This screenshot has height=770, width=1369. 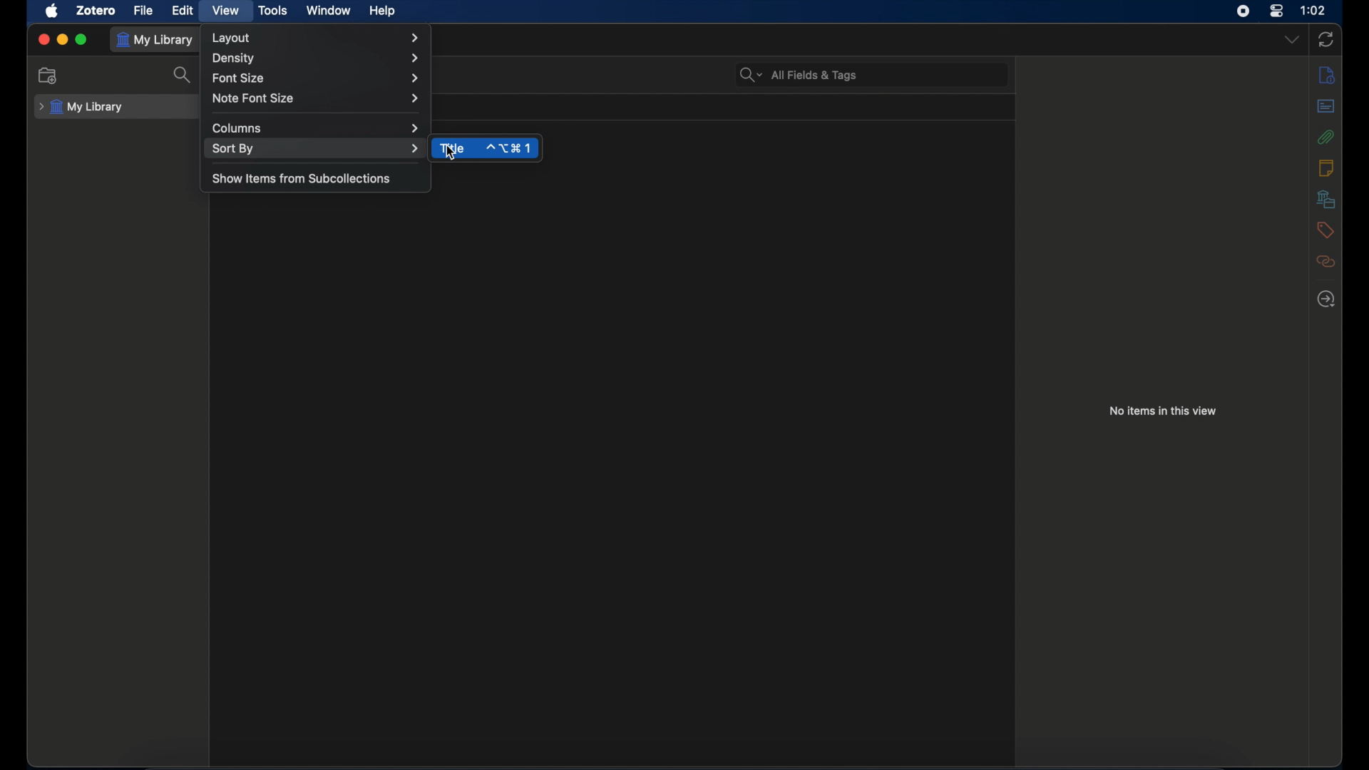 What do you see at coordinates (63, 40) in the screenshot?
I see `minimize` at bounding box center [63, 40].